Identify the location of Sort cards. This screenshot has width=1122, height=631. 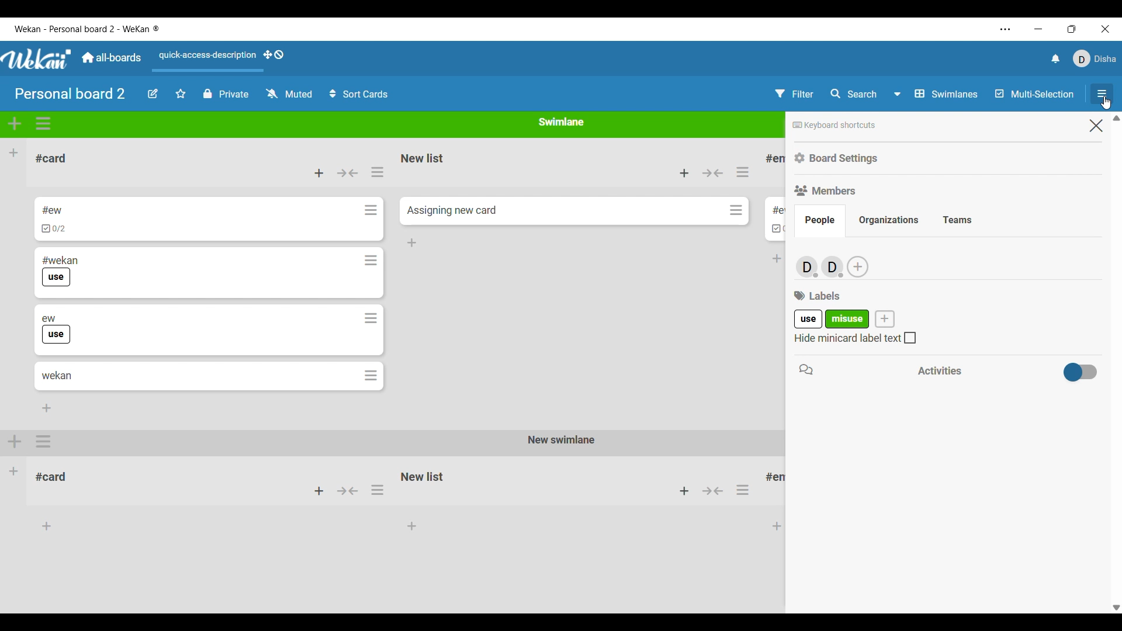
(359, 94).